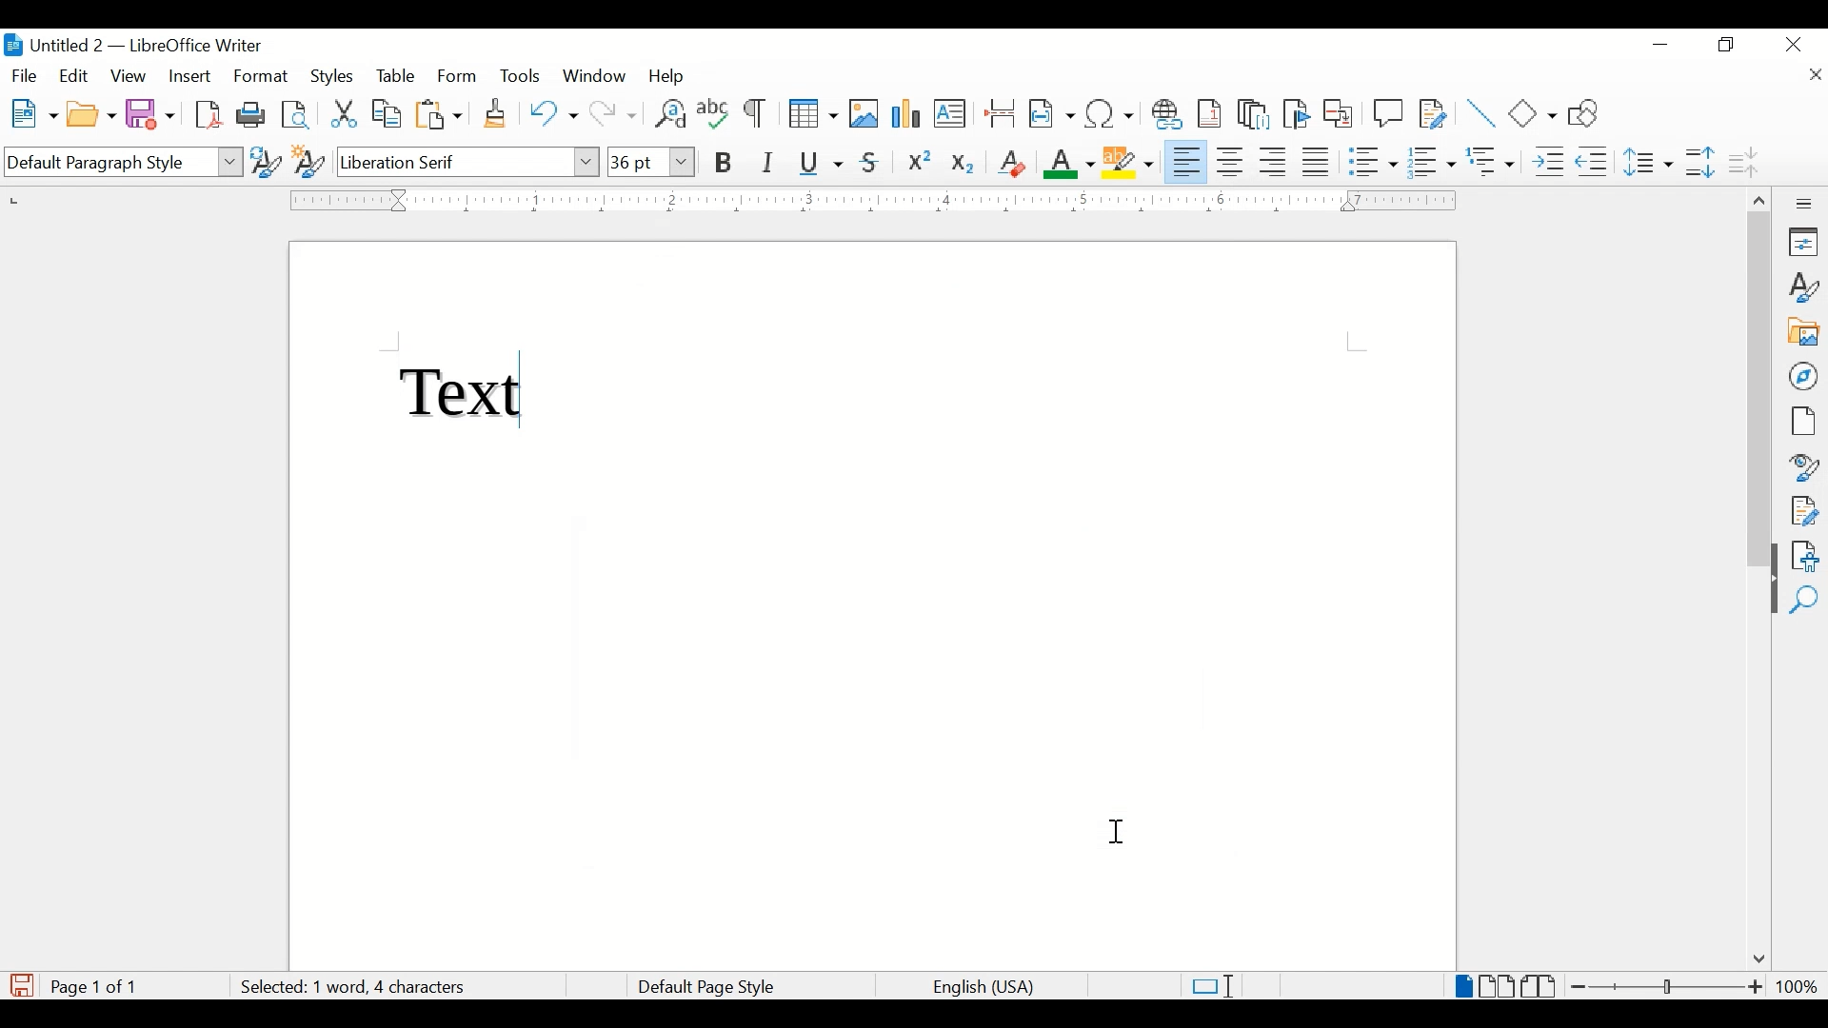 The height and width of the screenshot is (1028, 1828). I want to click on default page style, so click(703, 987).